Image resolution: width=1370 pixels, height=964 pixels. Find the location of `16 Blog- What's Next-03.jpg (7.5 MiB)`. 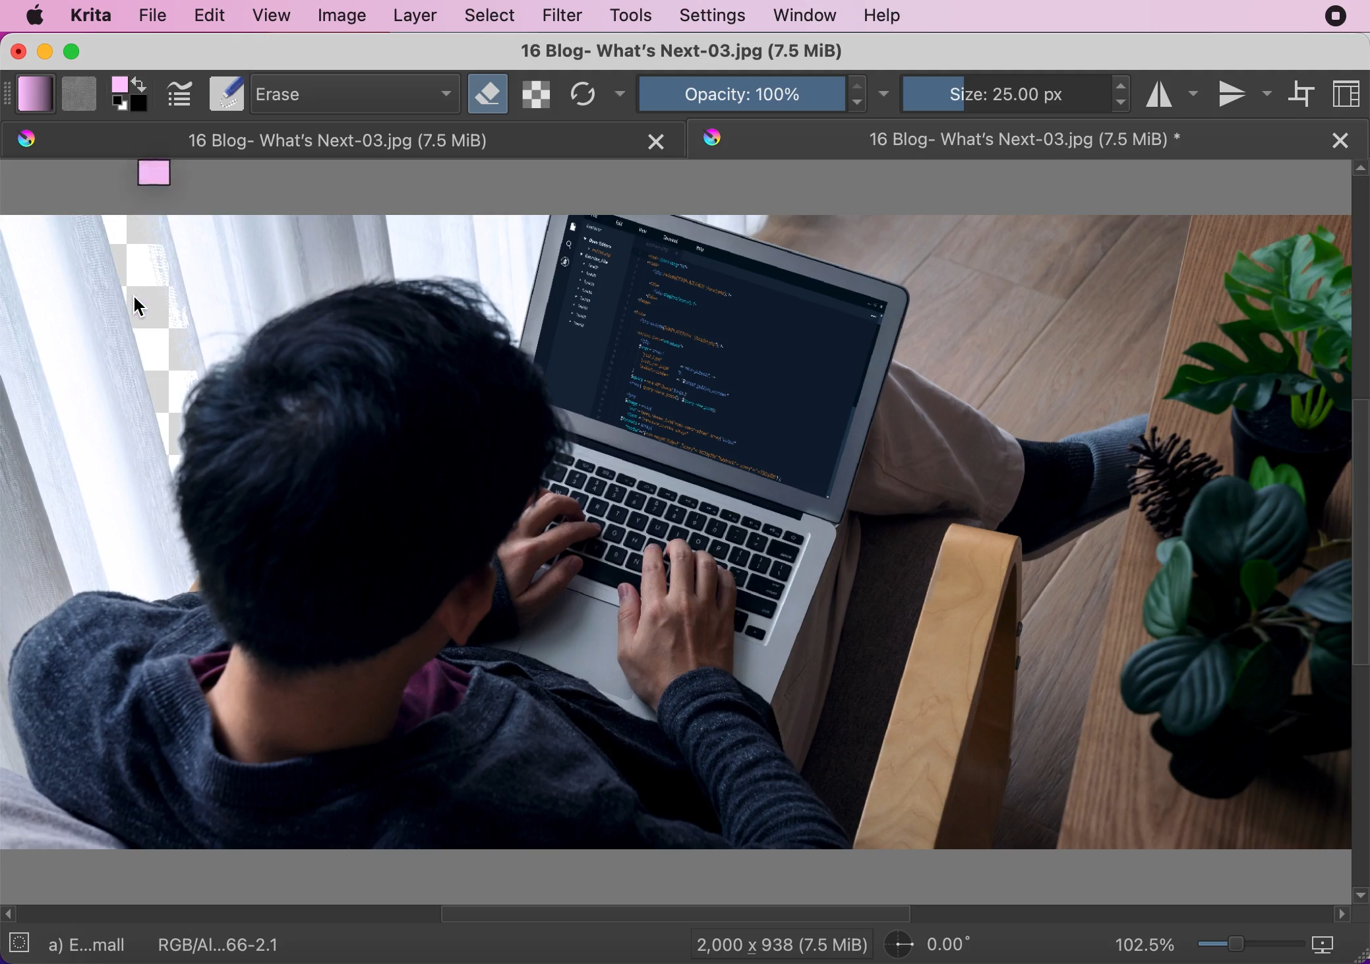

16 Blog- What's Next-03.jpg (7.5 MiB) is located at coordinates (1002, 138).